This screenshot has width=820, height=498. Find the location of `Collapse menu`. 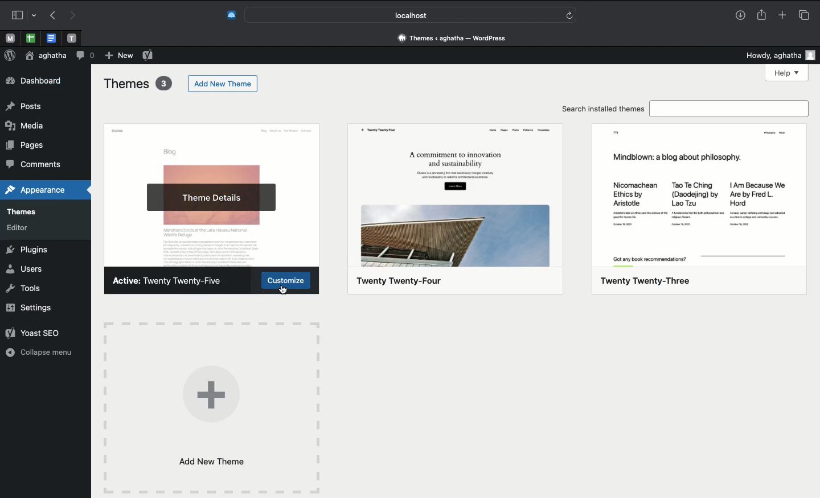

Collapse menu is located at coordinates (39, 352).